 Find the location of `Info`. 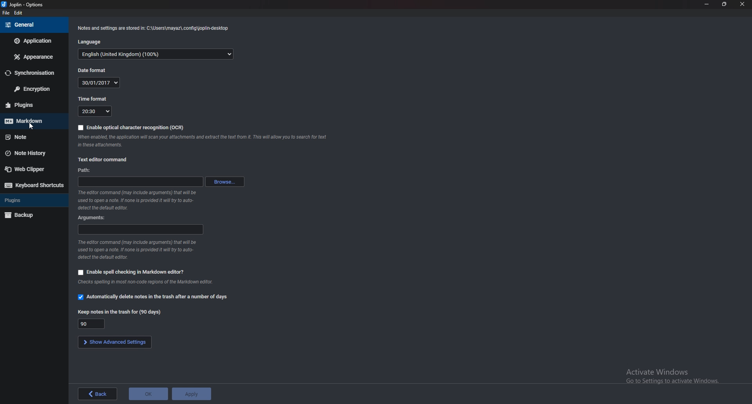

Info is located at coordinates (141, 200).